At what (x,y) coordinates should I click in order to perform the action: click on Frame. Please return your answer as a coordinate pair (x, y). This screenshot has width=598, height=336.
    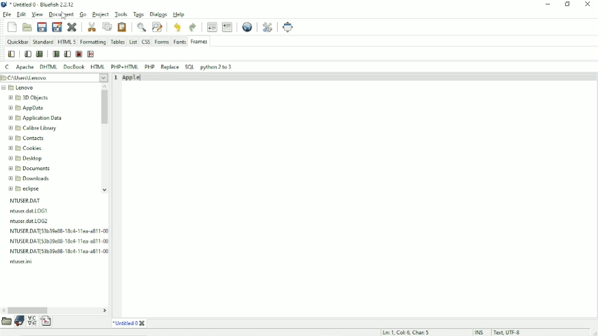
    Looking at the image, I should click on (39, 54).